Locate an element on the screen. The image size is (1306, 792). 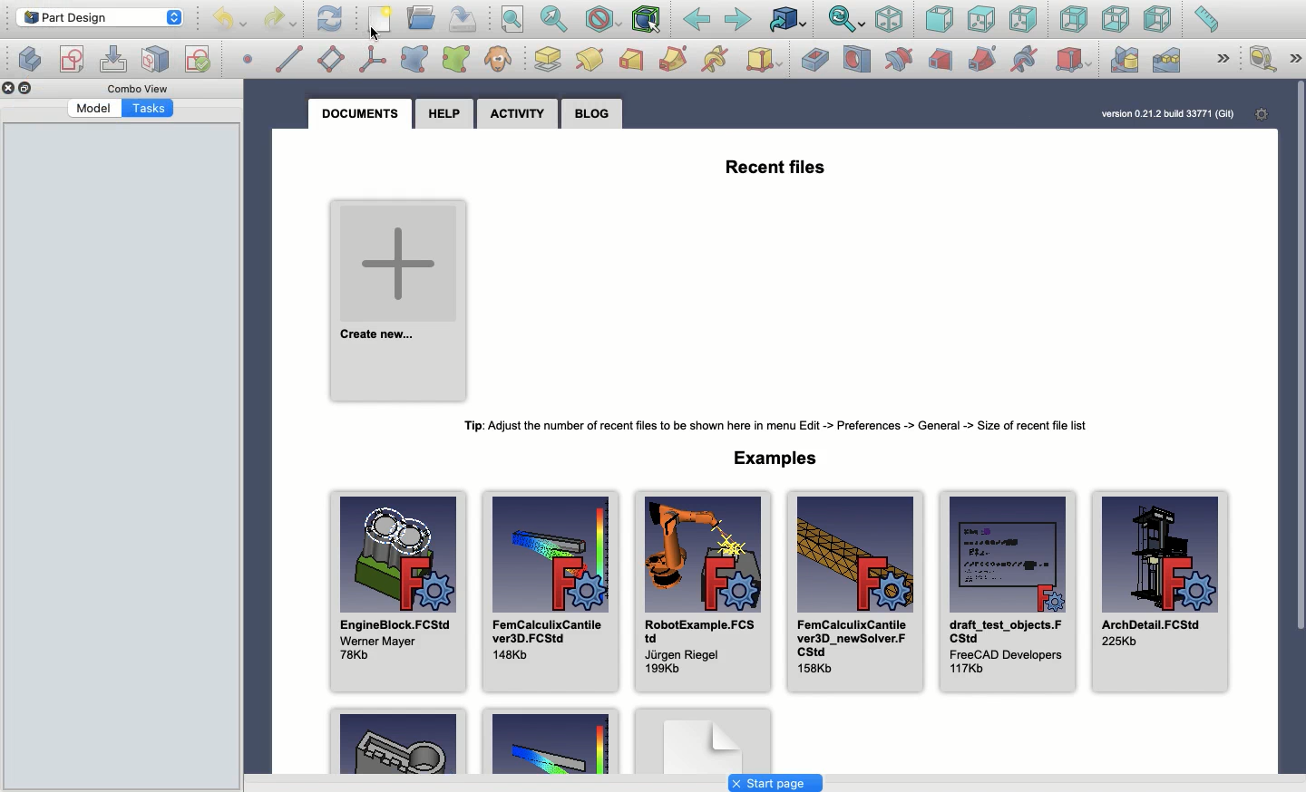
Expand is located at coordinates (1225, 58).